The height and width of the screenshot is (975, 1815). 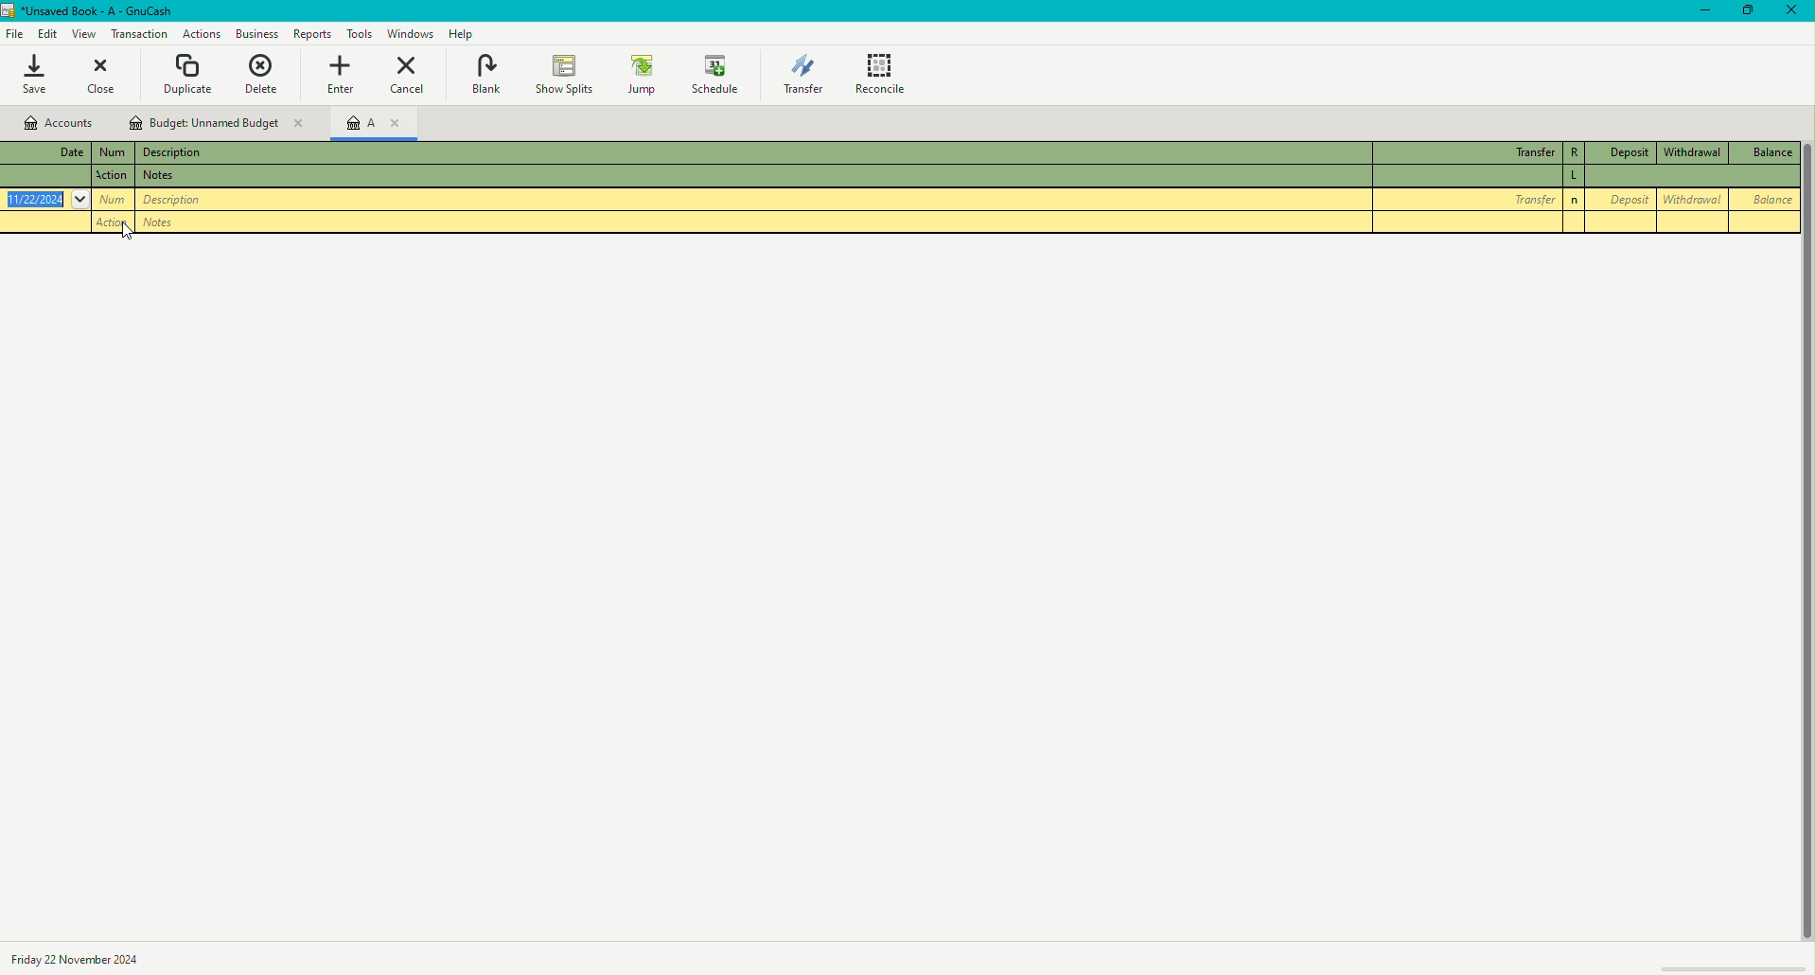 What do you see at coordinates (1623, 199) in the screenshot?
I see `Deposit` at bounding box center [1623, 199].